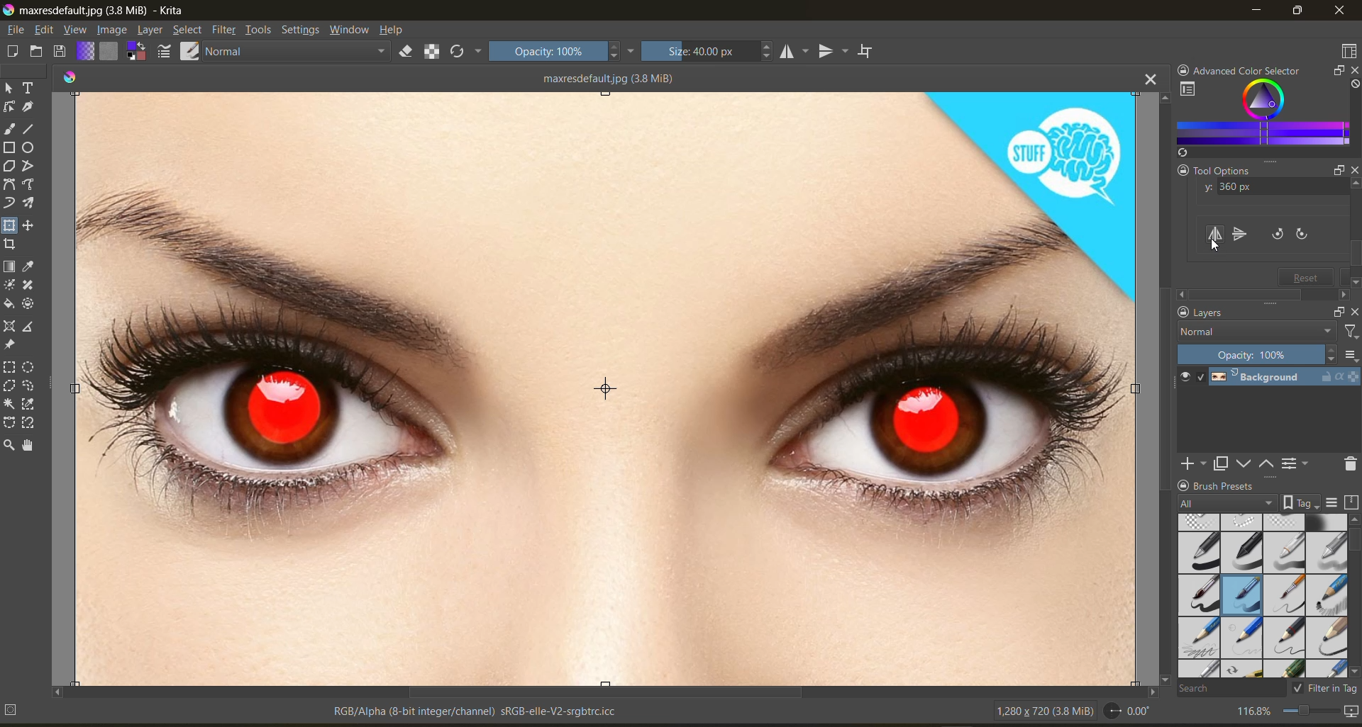  Describe the element at coordinates (413, 52) in the screenshot. I see `set eraser mode` at that location.